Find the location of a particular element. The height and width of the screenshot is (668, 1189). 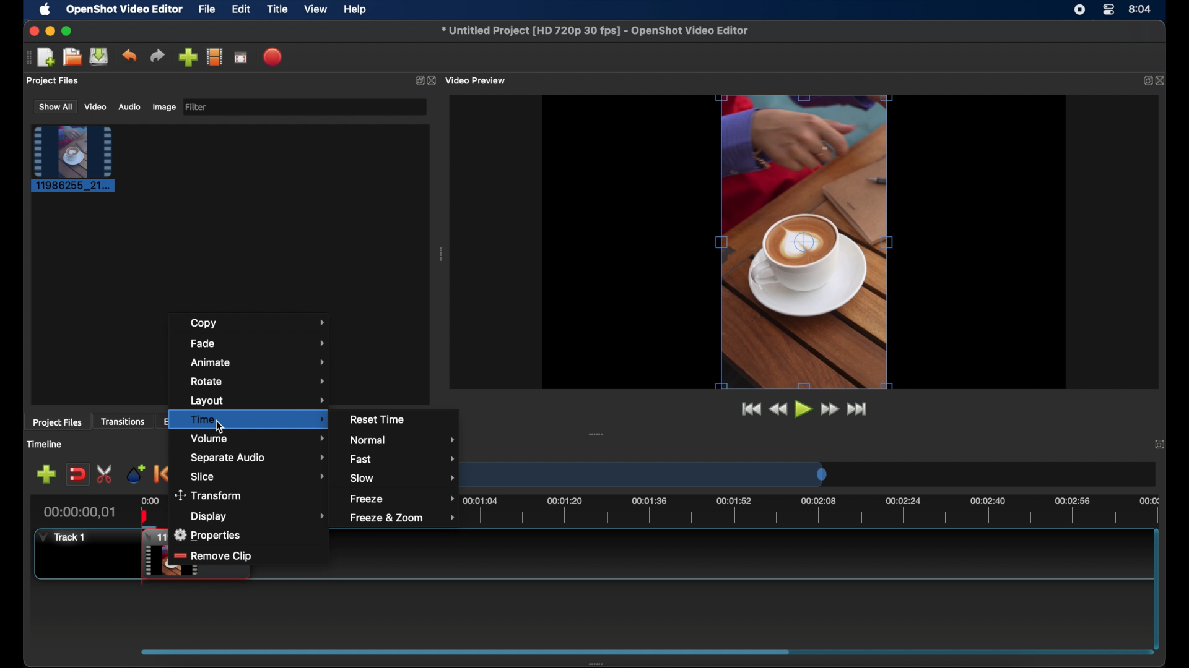

transitions is located at coordinates (123, 422).